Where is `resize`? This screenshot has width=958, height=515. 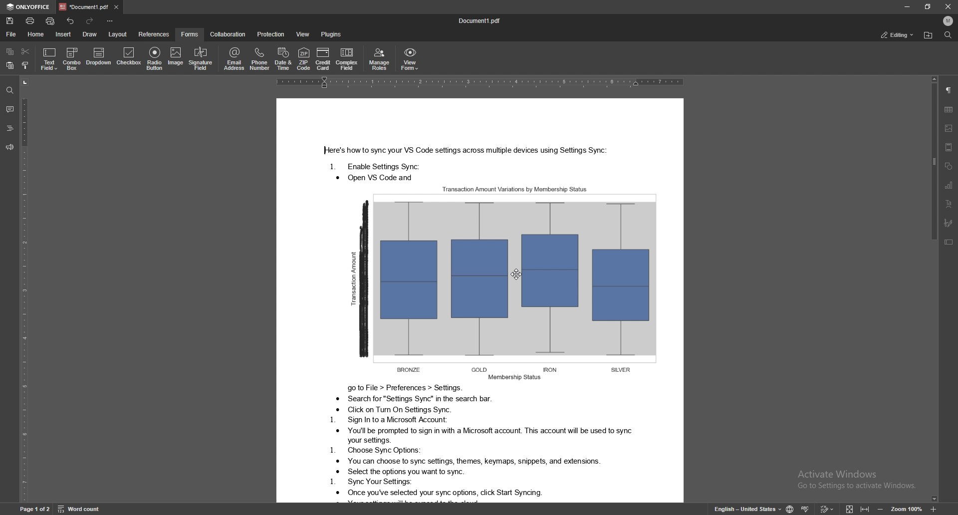 resize is located at coordinates (928, 6).